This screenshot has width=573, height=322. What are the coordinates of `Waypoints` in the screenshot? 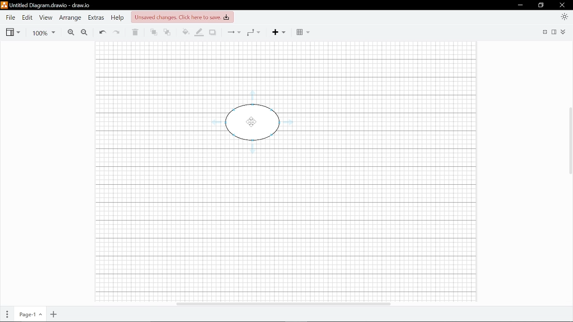 It's located at (253, 32).